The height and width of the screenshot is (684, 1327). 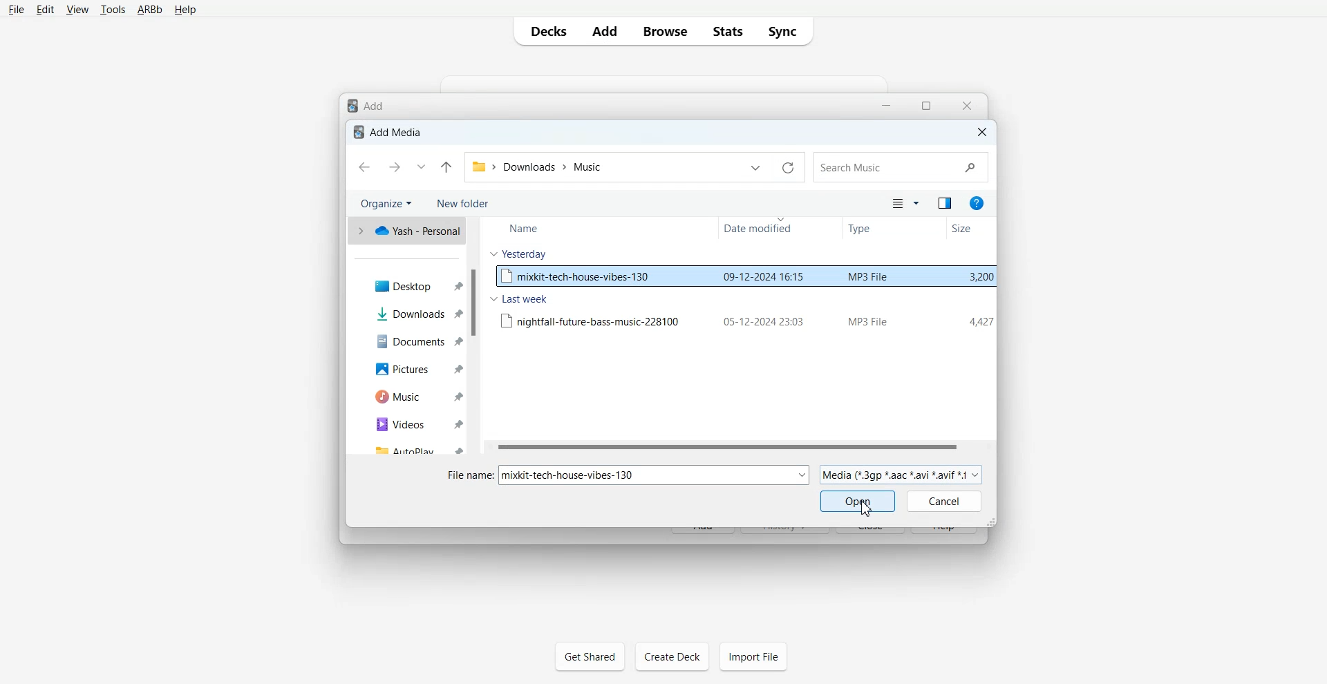 I want to click on AutoPlay, so click(x=415, y=448).